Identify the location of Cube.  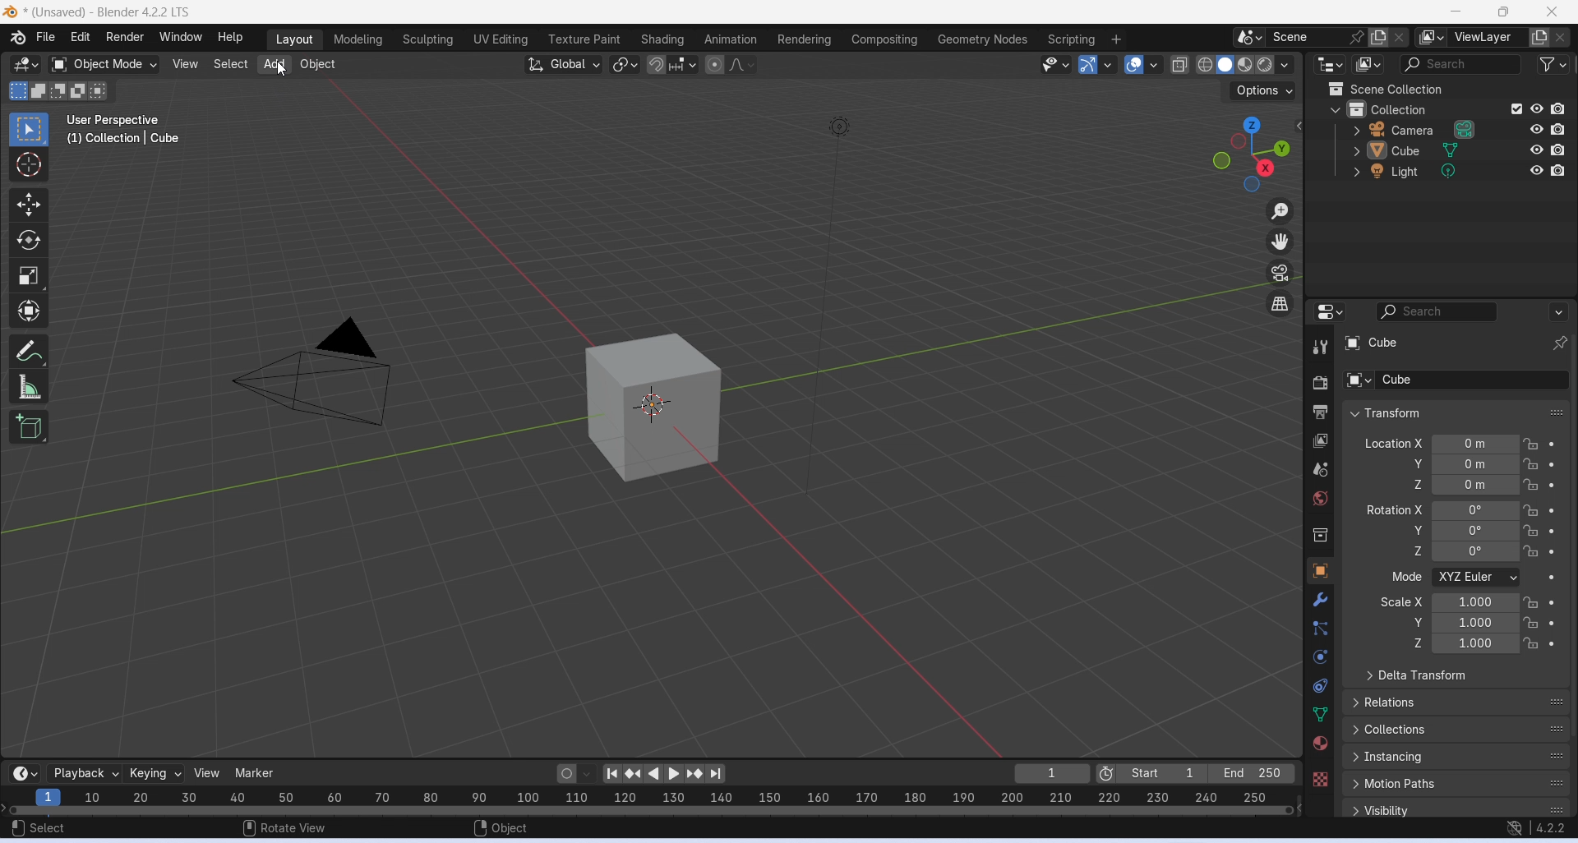
(1451, 342).